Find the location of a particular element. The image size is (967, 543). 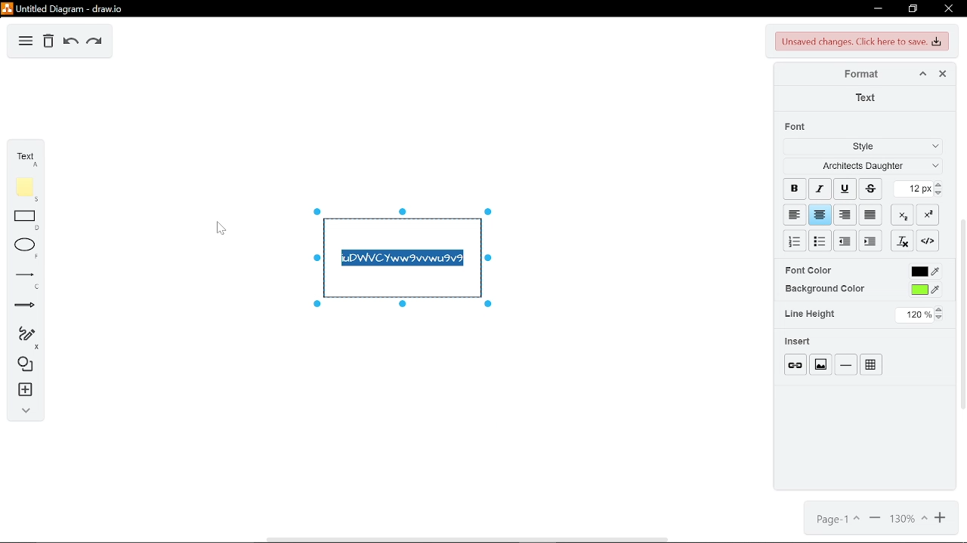

Horizontal scrollbar is located at coordinates (467, 539).